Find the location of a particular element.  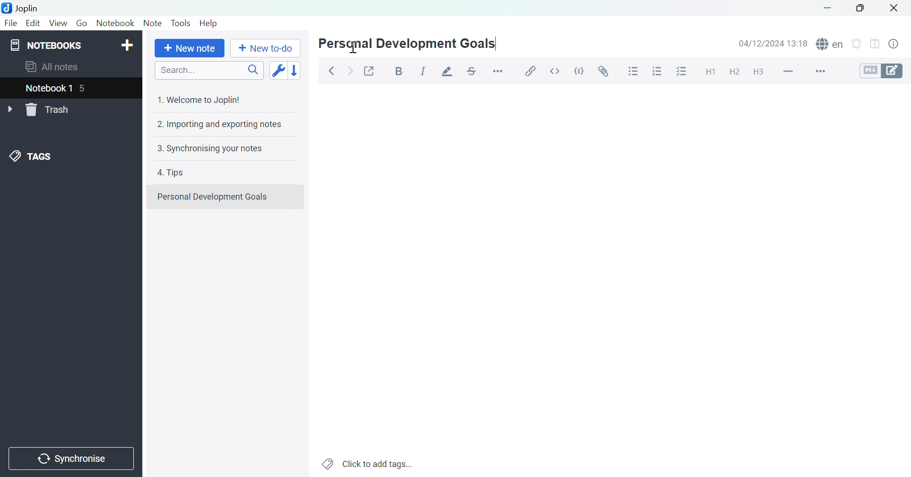

New to-do is located at coordinates (265, 48).